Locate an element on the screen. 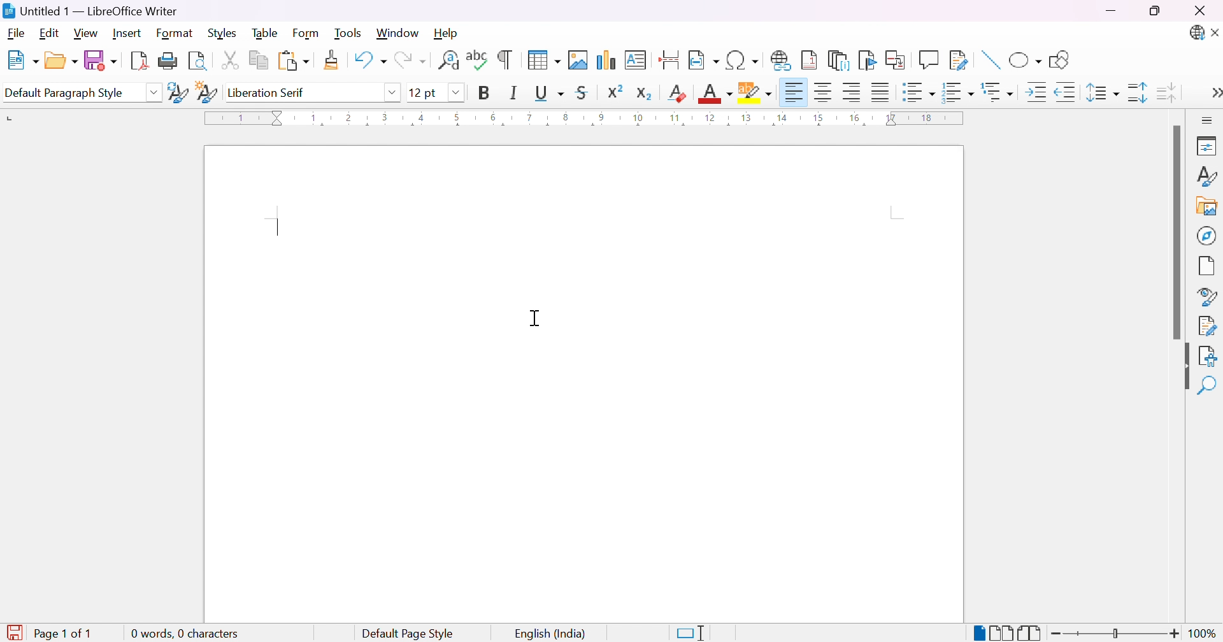 The image size is (1223, 642). Untitled 1 - LibreOffice Writer is located at coordinates (89, 11).